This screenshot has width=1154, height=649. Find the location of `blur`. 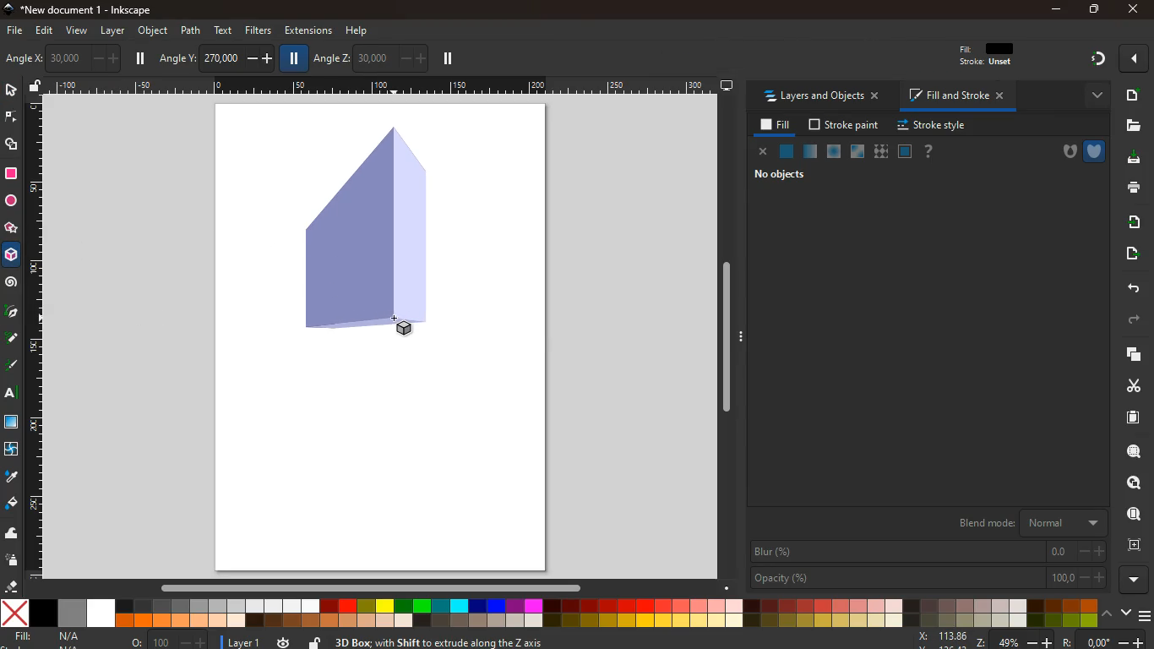

blur is located at coordinates (928, 552).